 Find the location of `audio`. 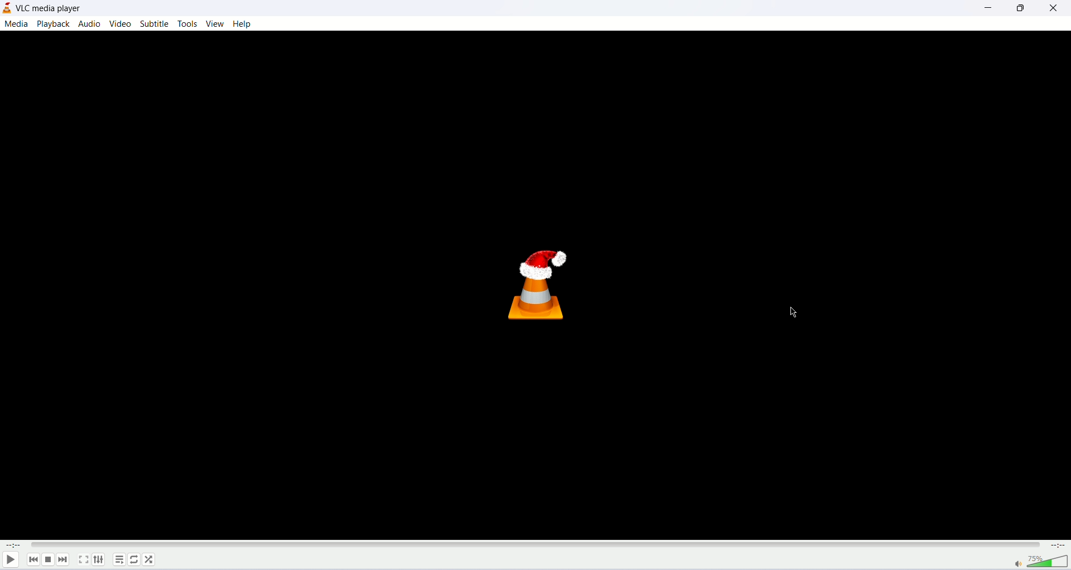

audio is located at coordinates (91, 25).